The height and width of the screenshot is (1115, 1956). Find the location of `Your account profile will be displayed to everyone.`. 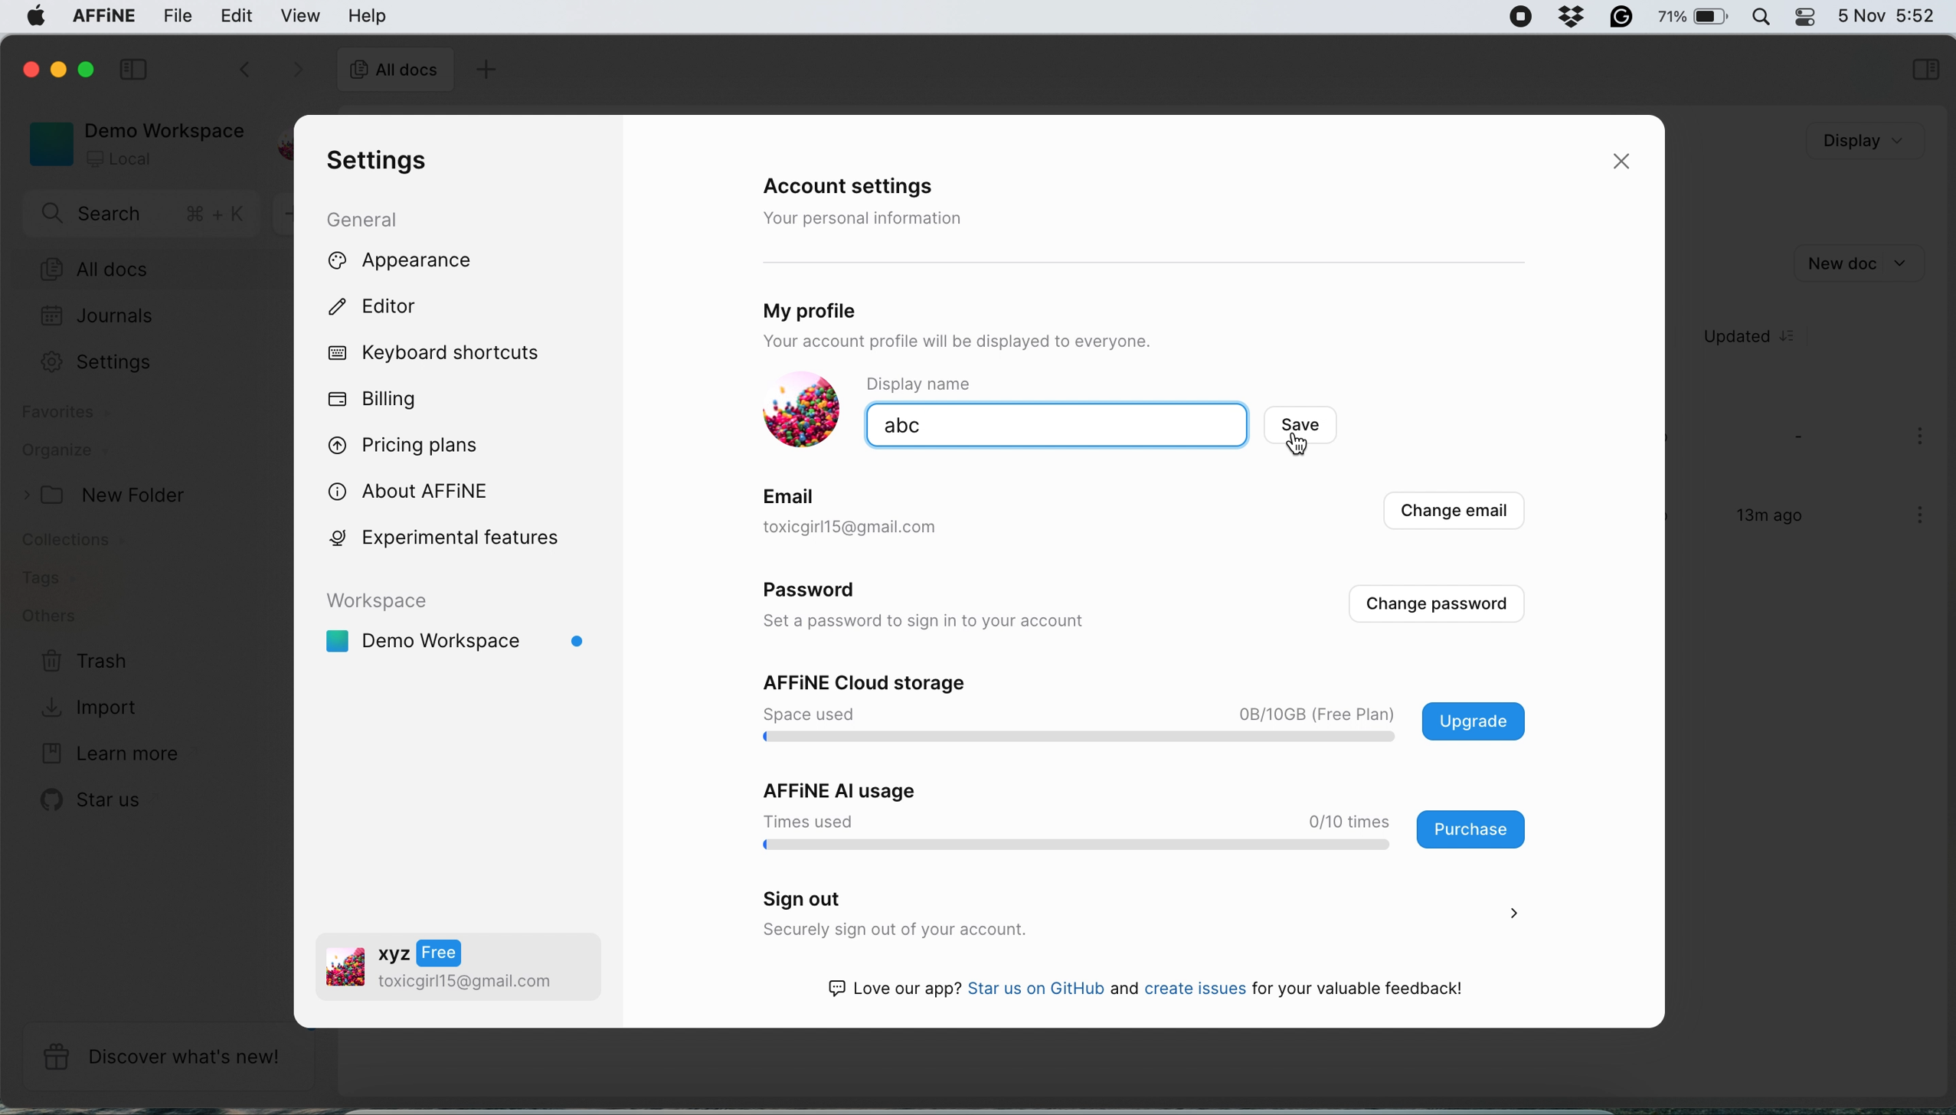

Your account profile will be displayed to everyone. is located at coordinates (1019, 343).